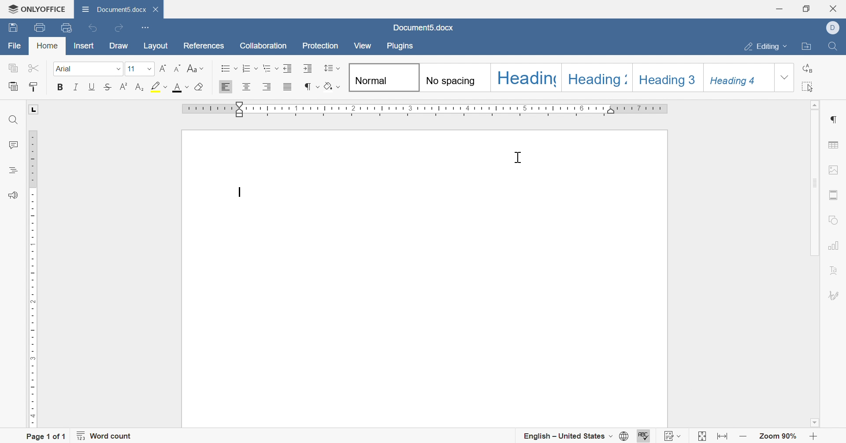 Image resolution: width=846 pixels, height=443 pixels. What do you see at coordinates (11, 195) in the screenshot?
I see `feedback and support` at bounding box center [11, 195].